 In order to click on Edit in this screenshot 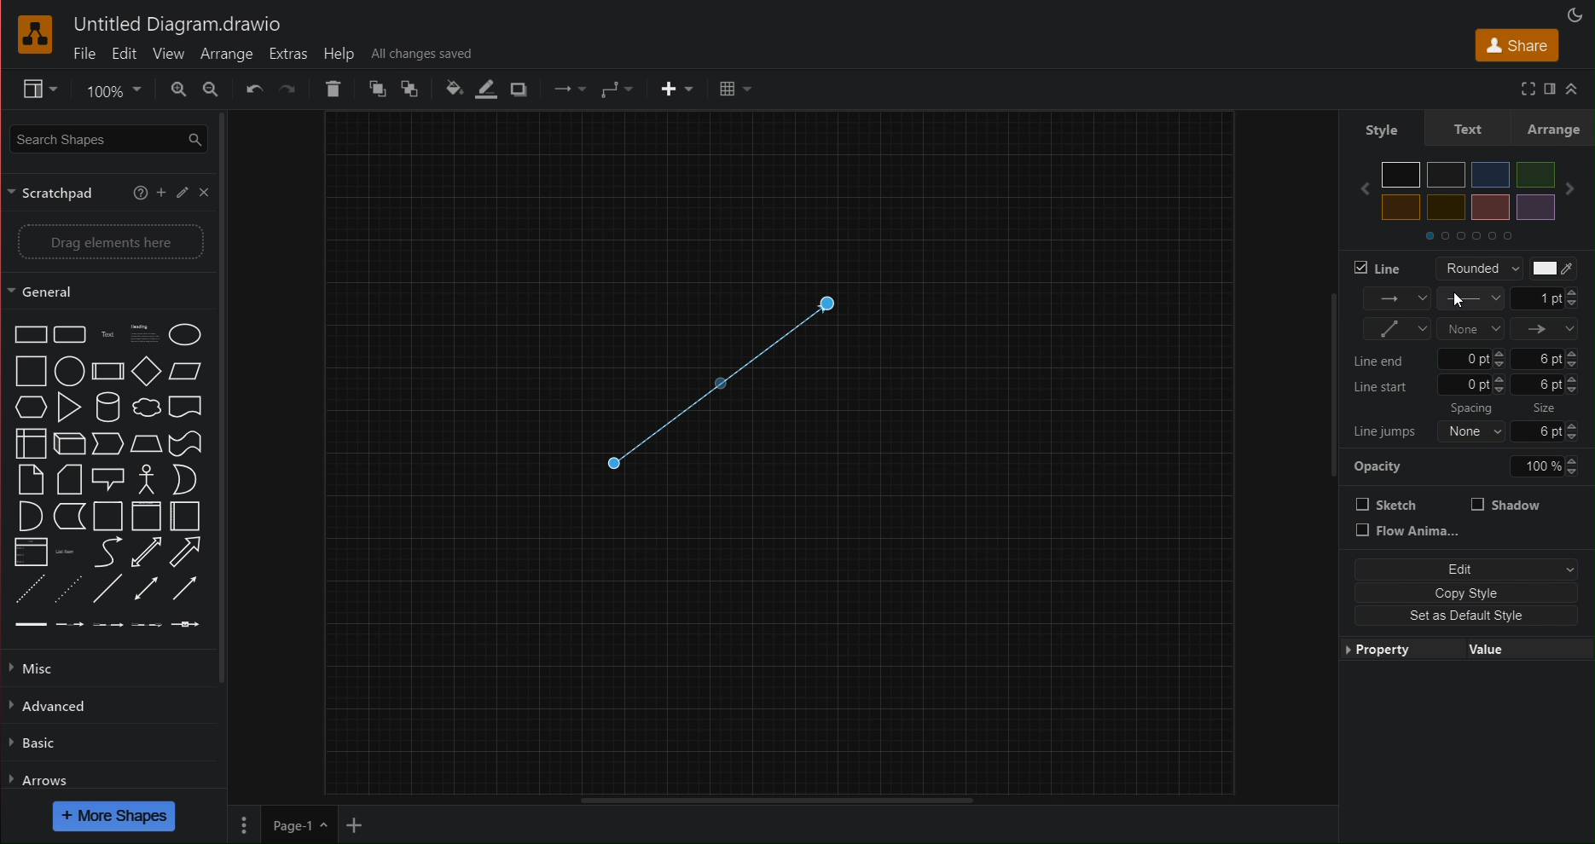, I will do `click(181, 191)`.